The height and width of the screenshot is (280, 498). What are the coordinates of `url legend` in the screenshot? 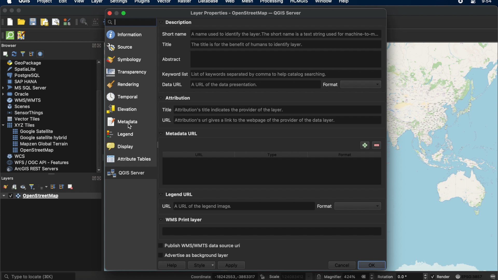 It's located at (196, 206).